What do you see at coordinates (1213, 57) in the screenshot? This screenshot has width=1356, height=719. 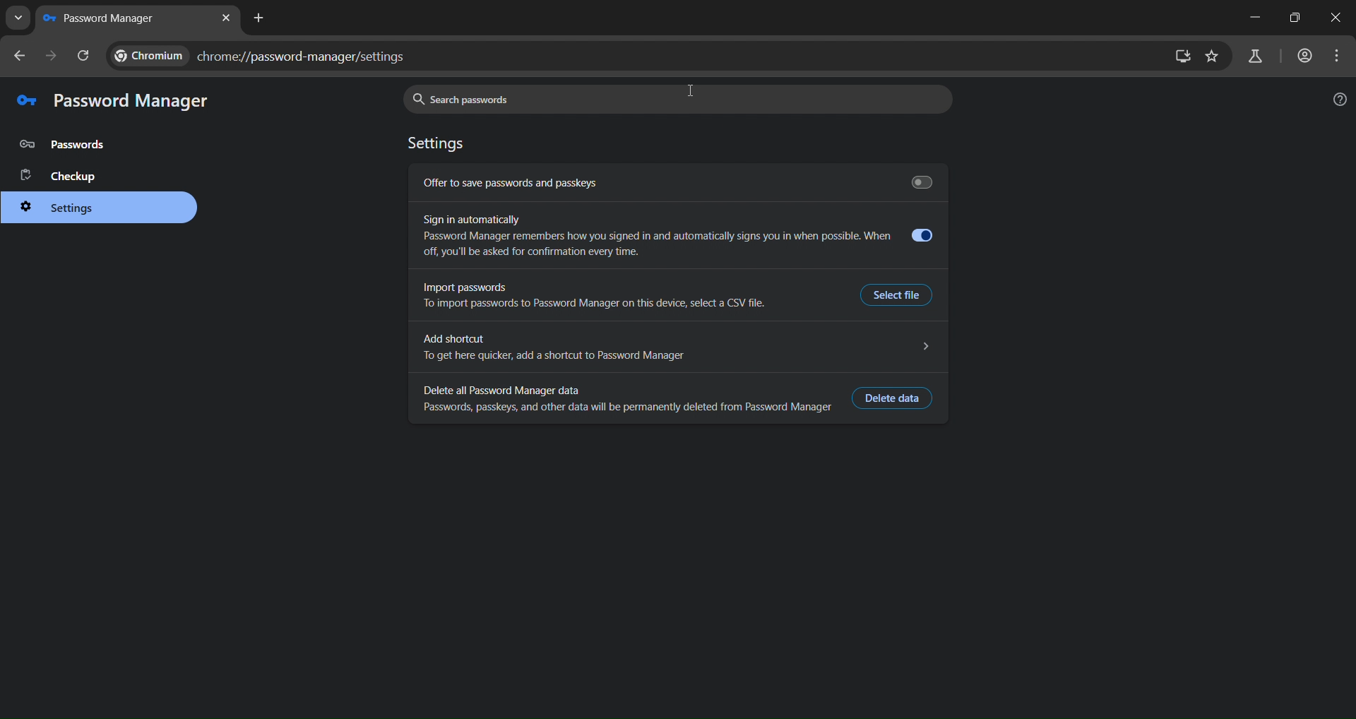 I see `bookmark page` at bounding box center [1213, 57].